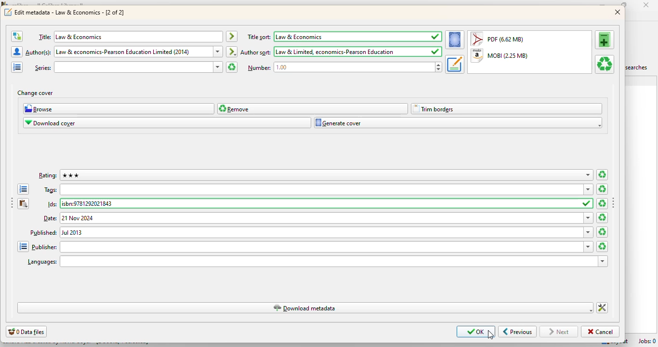  I want to click on languages: , so click(316, 261).